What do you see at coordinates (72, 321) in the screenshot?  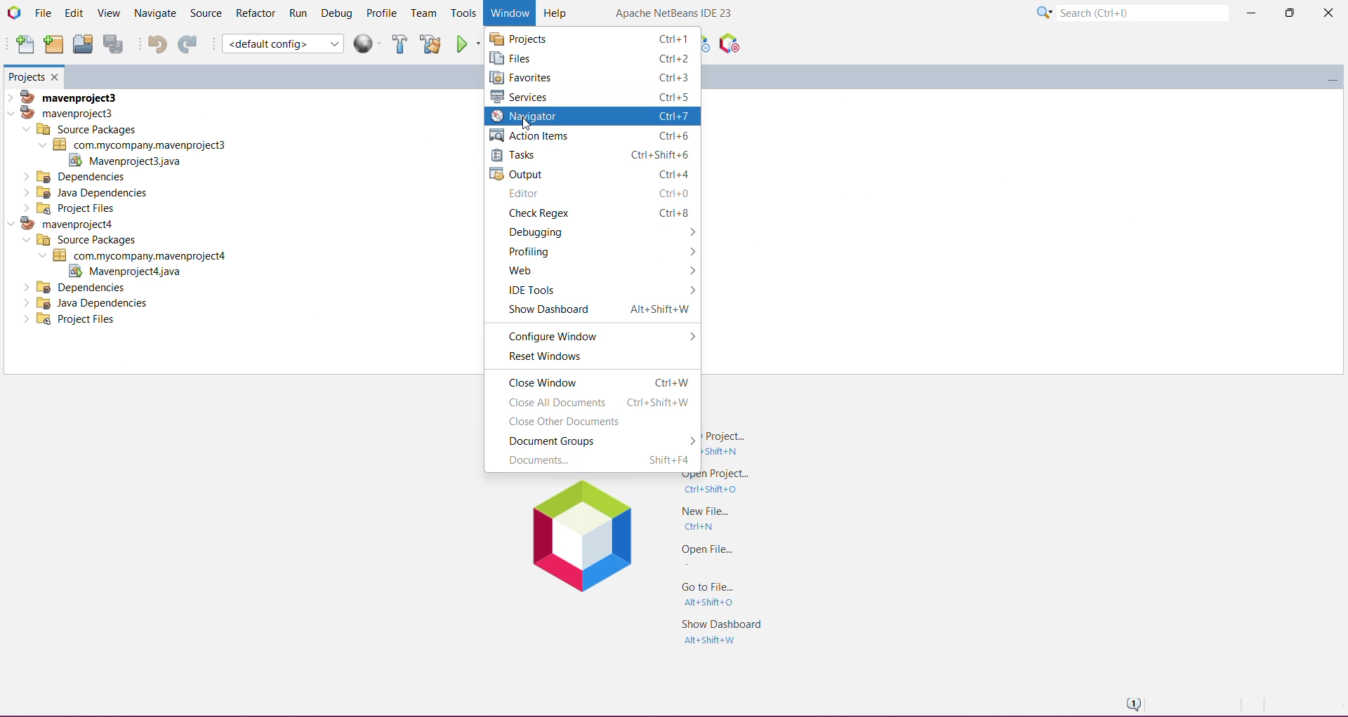 I see `Project Files` at bounding box center [72, 321].